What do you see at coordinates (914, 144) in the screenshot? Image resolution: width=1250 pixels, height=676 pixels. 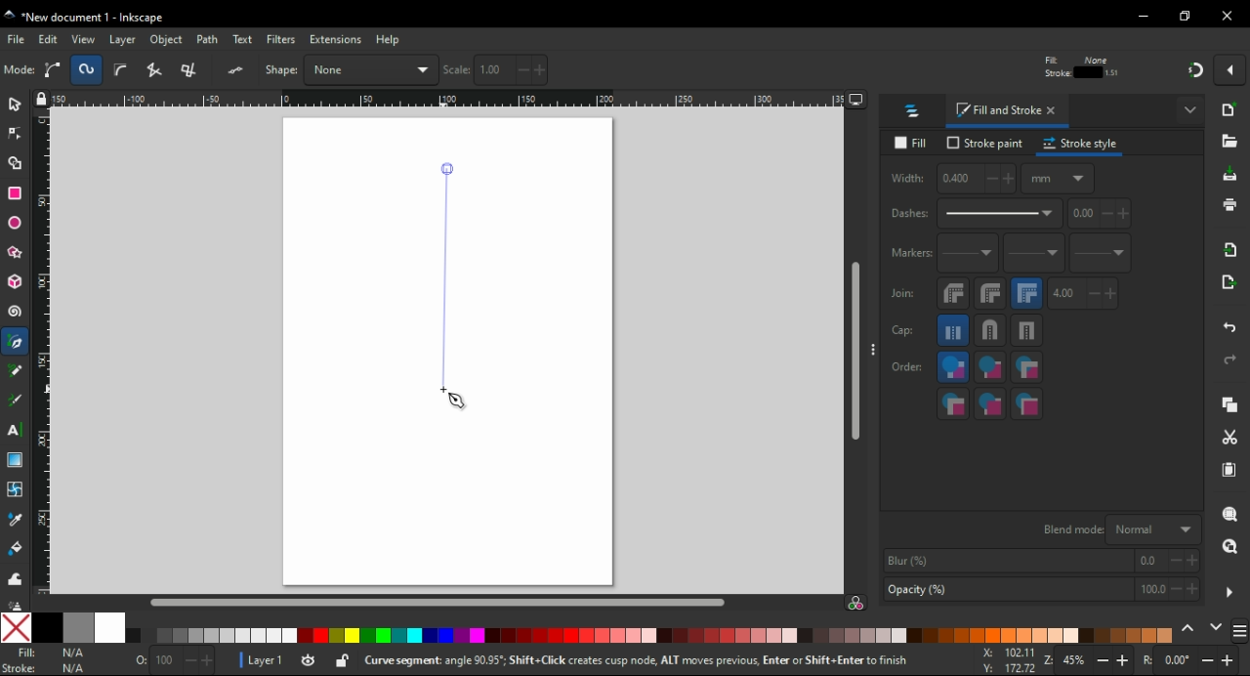 I see `fill` at bounding box center [914, 144].